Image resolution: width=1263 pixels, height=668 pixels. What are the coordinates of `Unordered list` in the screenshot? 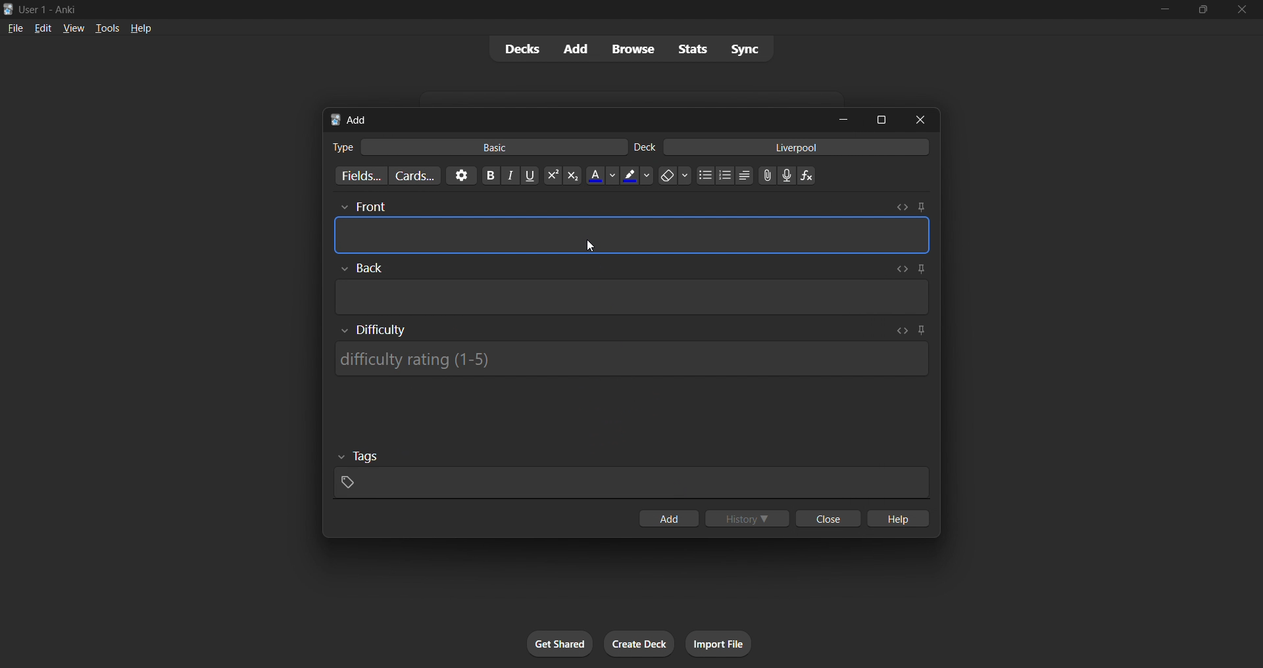 It's located at (706, 175).